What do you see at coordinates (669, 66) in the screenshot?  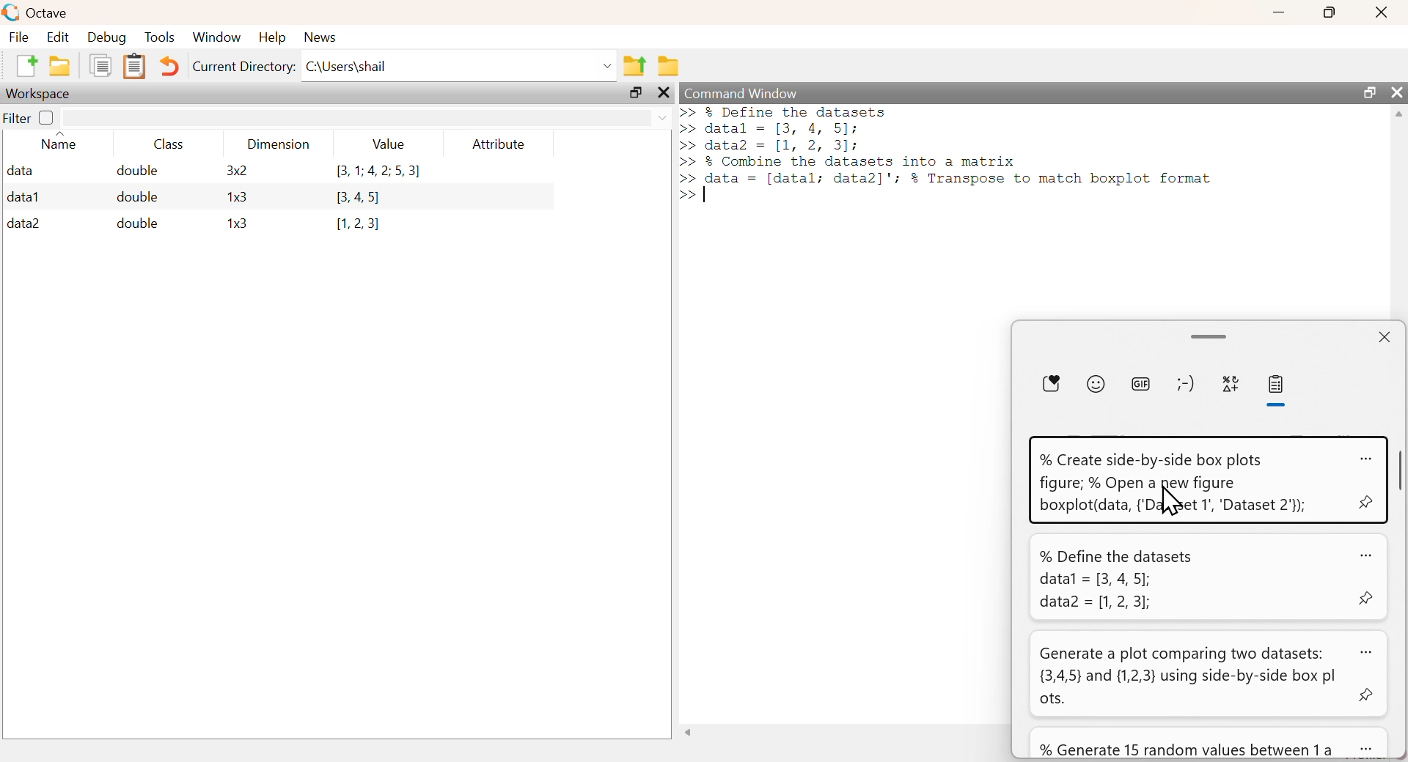 I see `Folder` at bounding box center [669, 66].